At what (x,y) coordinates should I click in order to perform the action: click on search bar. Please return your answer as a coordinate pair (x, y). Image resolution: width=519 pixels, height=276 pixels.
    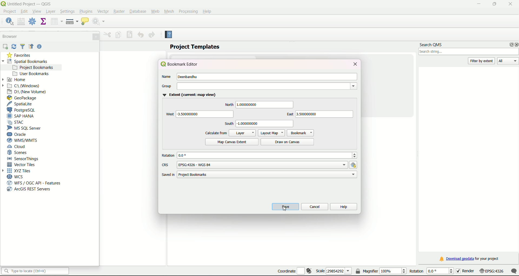
    Looking at the image, I should click on (35, 271).